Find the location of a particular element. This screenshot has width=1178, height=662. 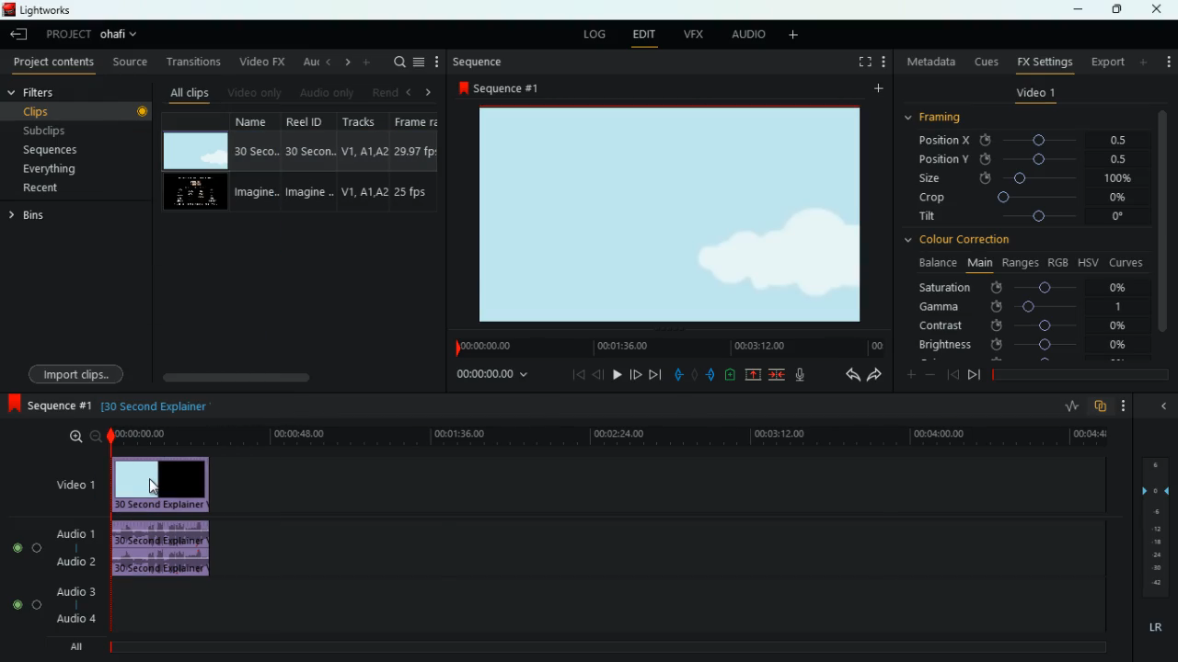

video 1 is located at coordinates (1034, 94).